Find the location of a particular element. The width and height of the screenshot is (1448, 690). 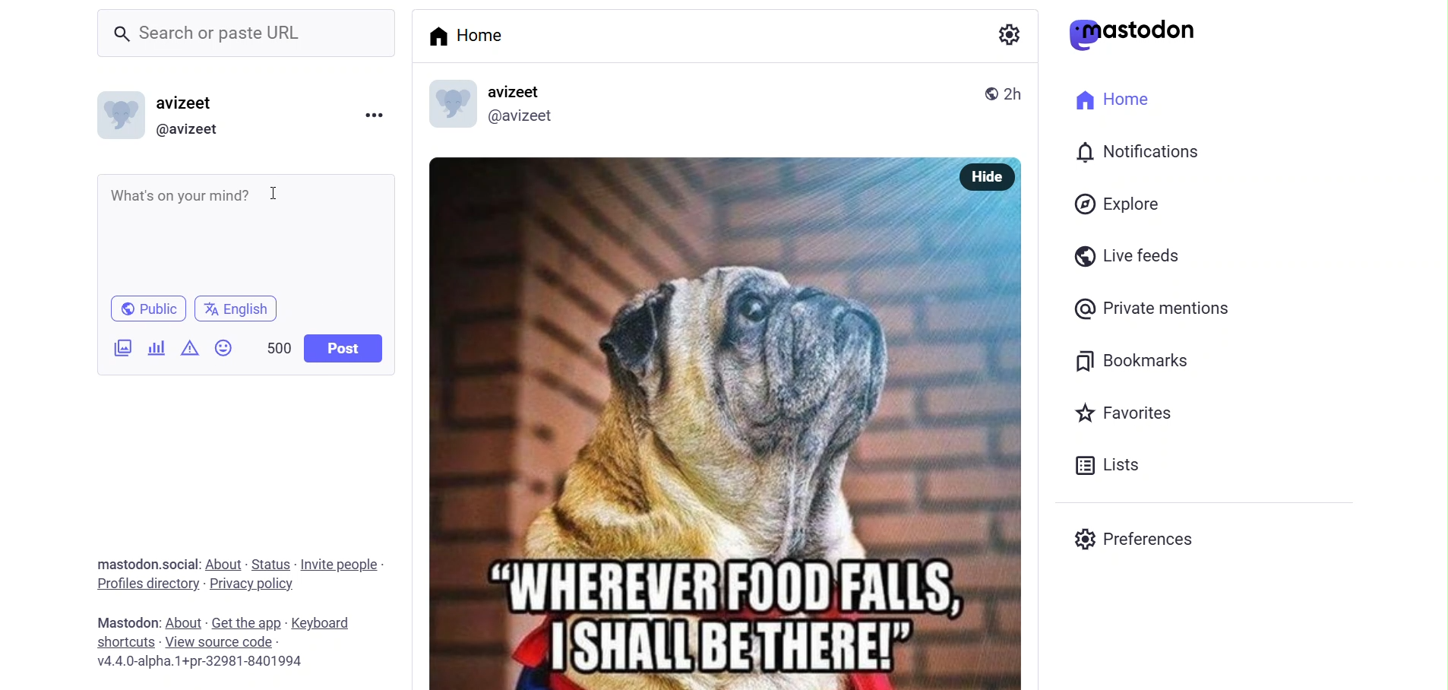

notification is located at coordinates (1139, 155).